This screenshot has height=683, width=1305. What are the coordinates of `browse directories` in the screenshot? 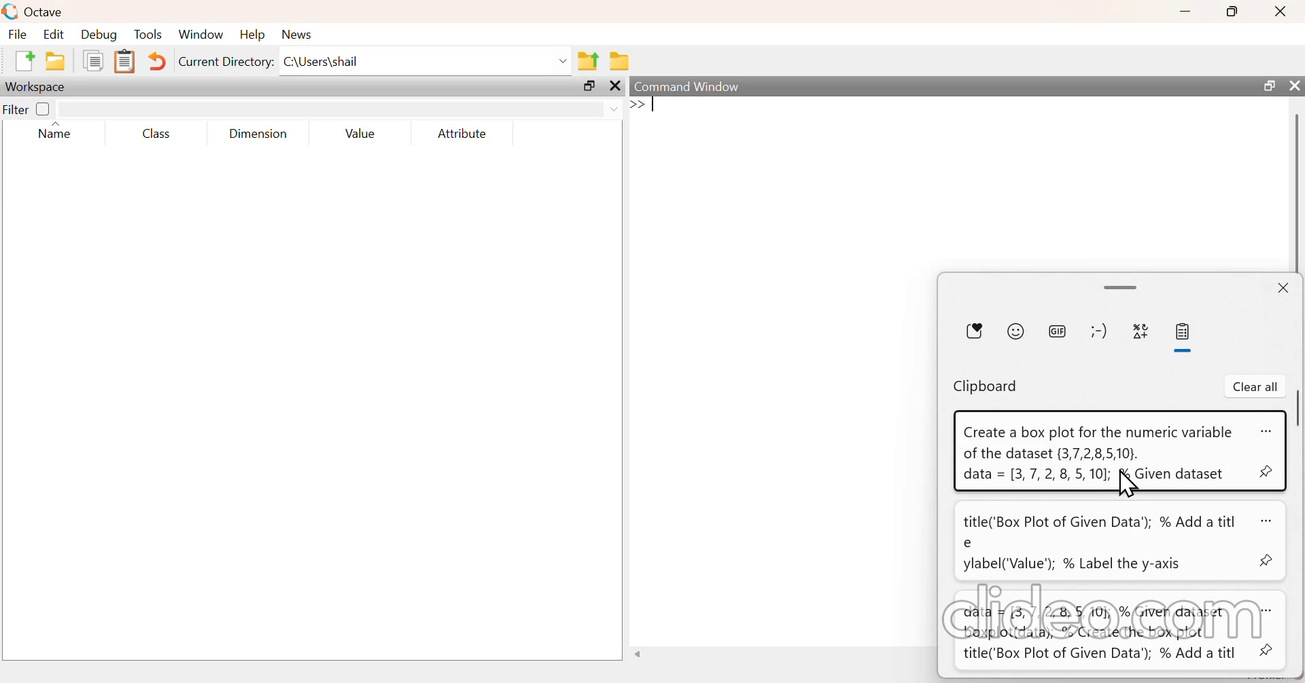 It's located at (622, 62).